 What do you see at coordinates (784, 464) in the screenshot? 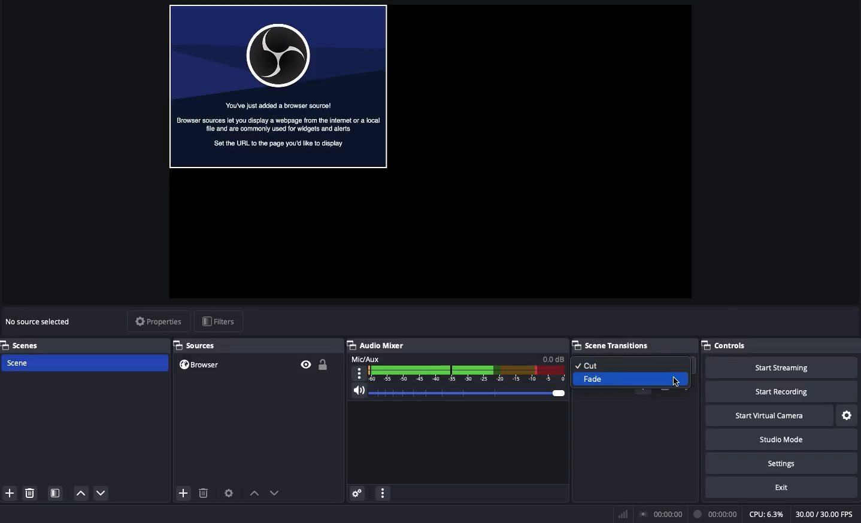
I see `Settings` at bounding box center [784, 464].